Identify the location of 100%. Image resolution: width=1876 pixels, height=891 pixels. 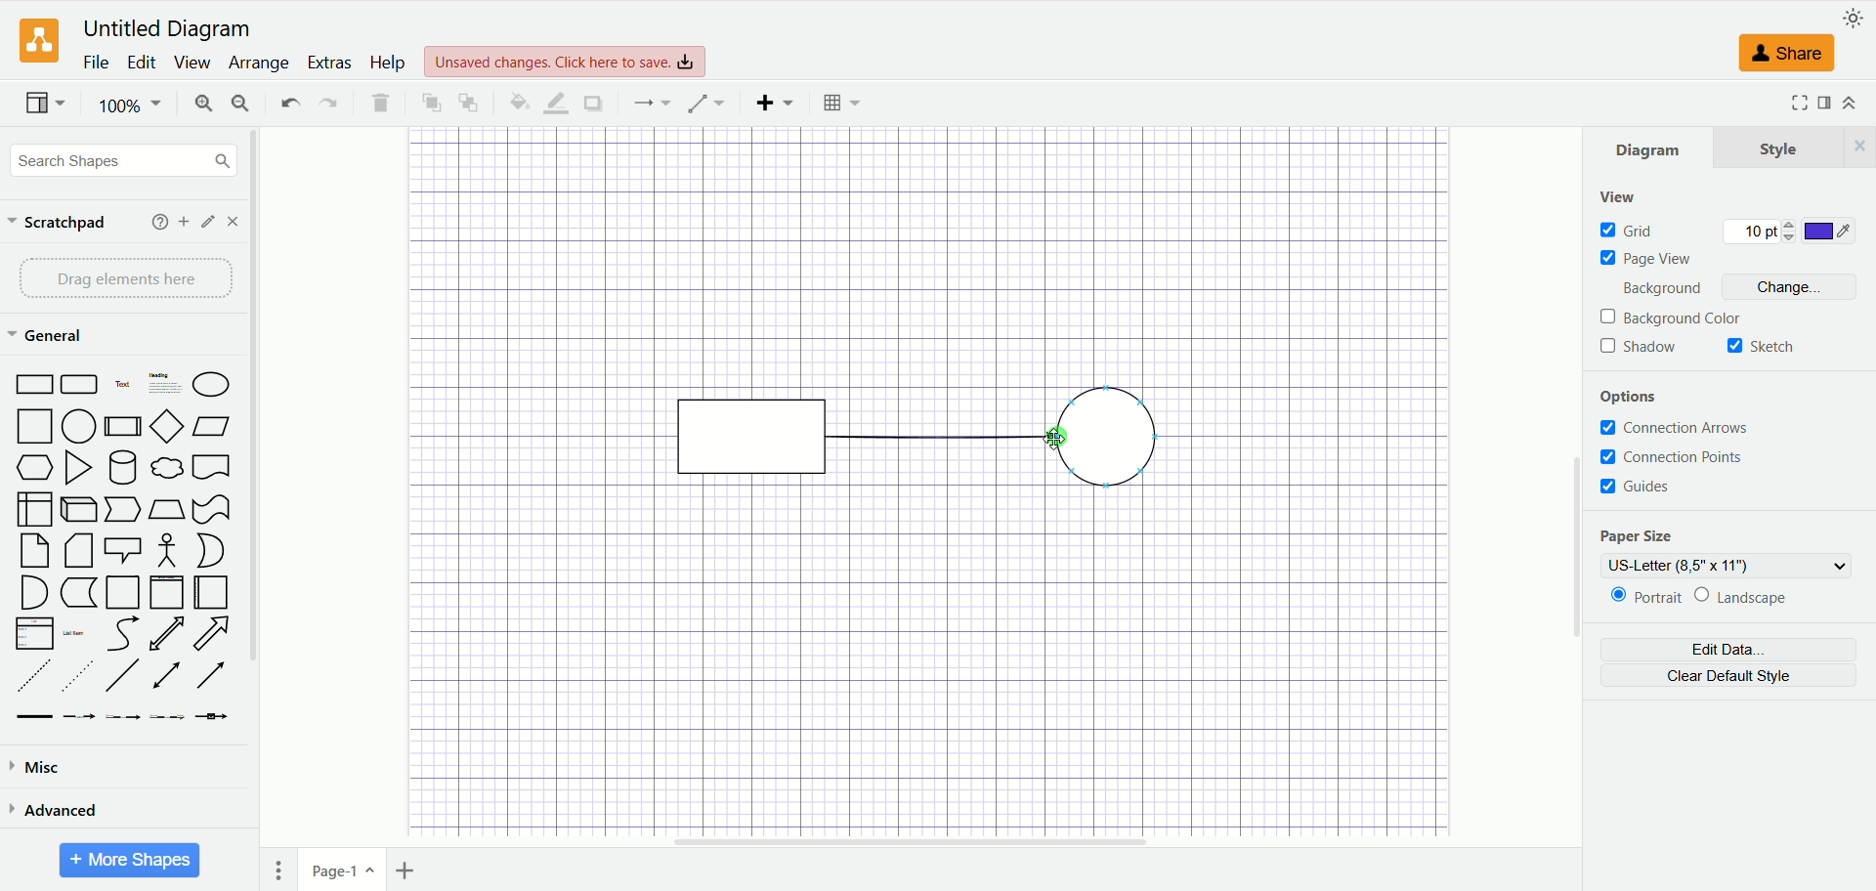
(131, 105).